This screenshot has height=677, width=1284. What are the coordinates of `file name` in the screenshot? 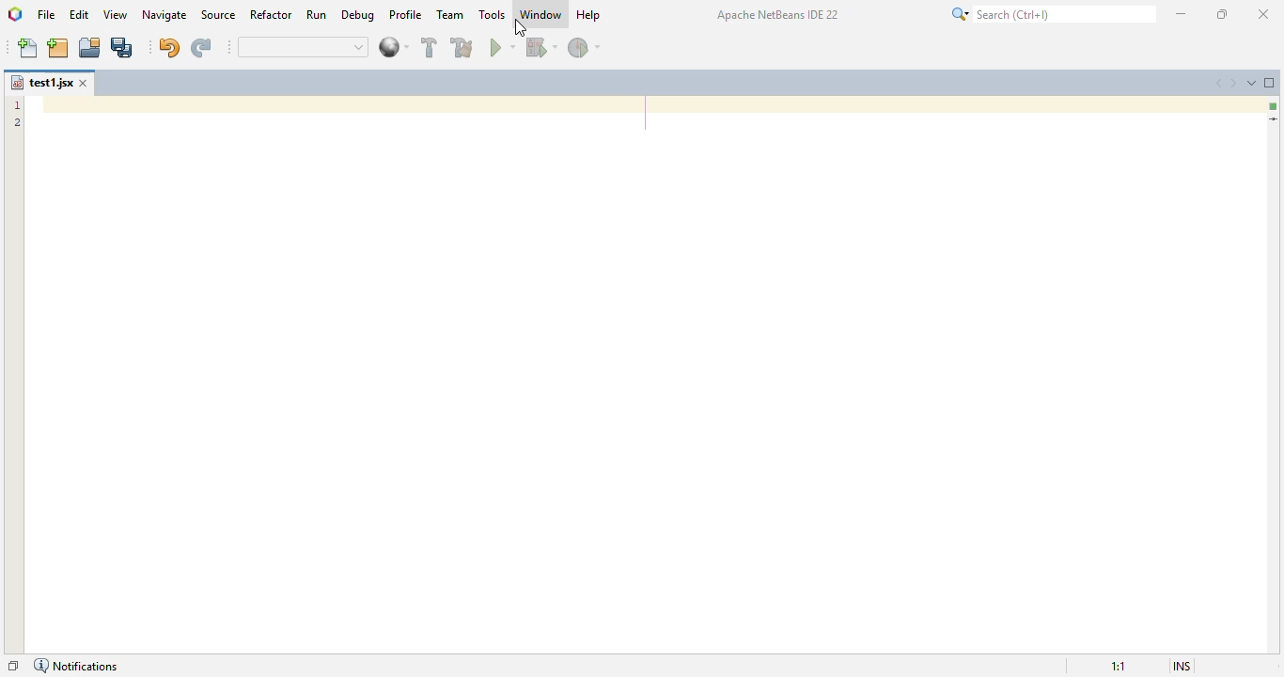 It's located at (41, 82).